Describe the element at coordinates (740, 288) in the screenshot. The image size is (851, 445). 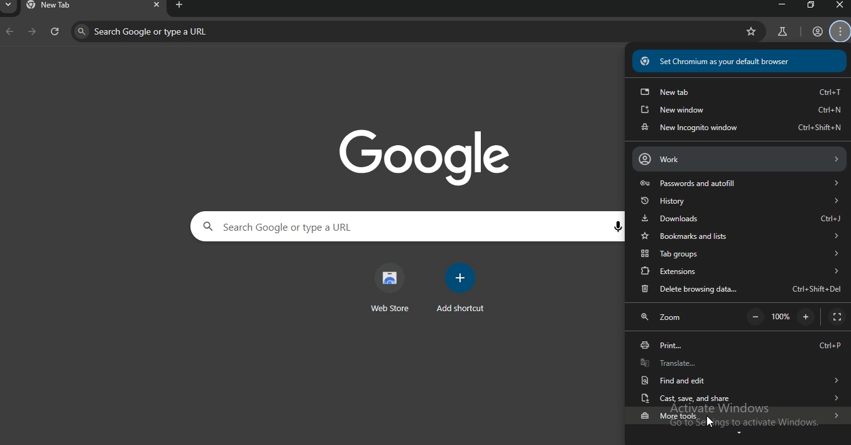
I see `delete browsing data` at that location.